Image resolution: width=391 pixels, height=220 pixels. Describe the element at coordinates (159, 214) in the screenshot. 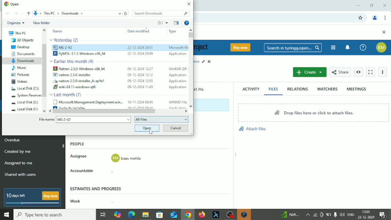

I see `Microsoft store` at that location.